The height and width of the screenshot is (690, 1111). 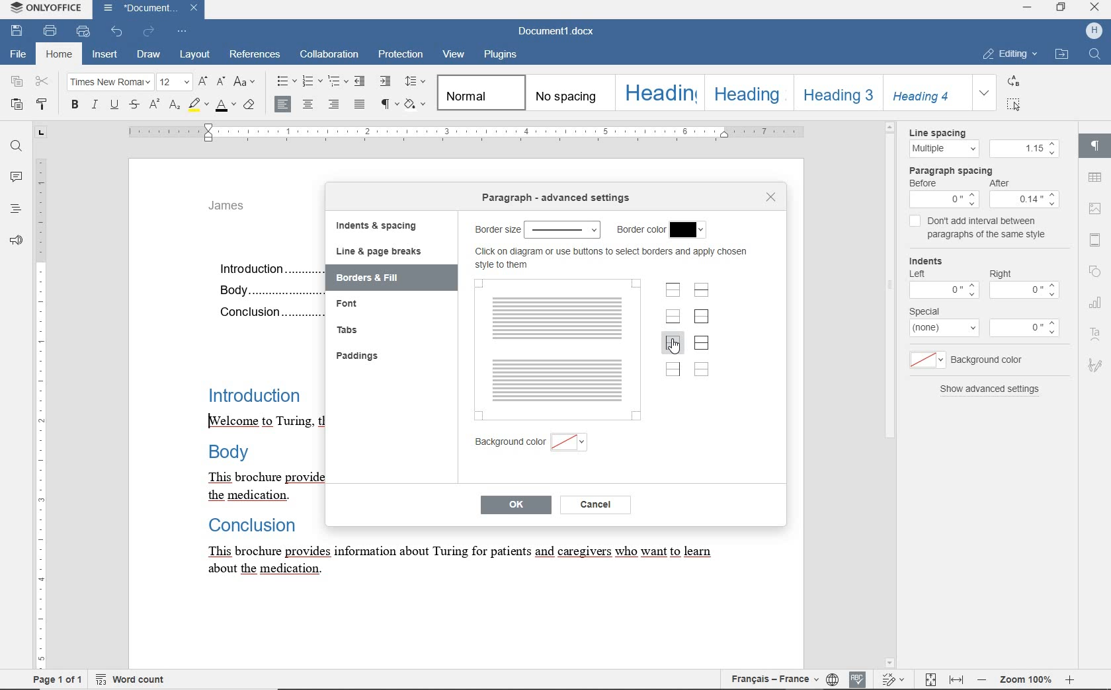 What do you see at coordinates (149, 31) in the screenshot?
I see `redo` at bounding box center [149, 31].